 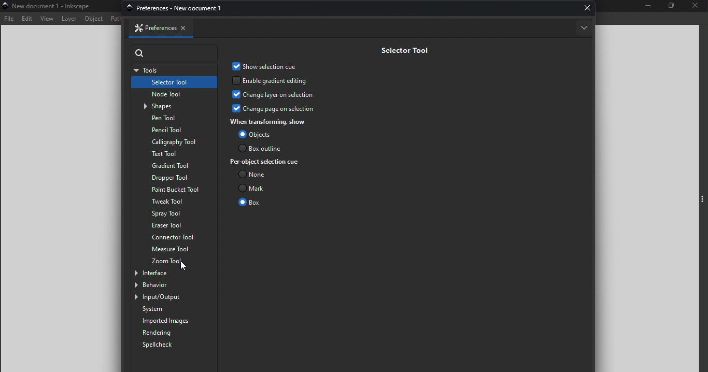 I want to click on Gradient tool, so click(x=169, y=166).